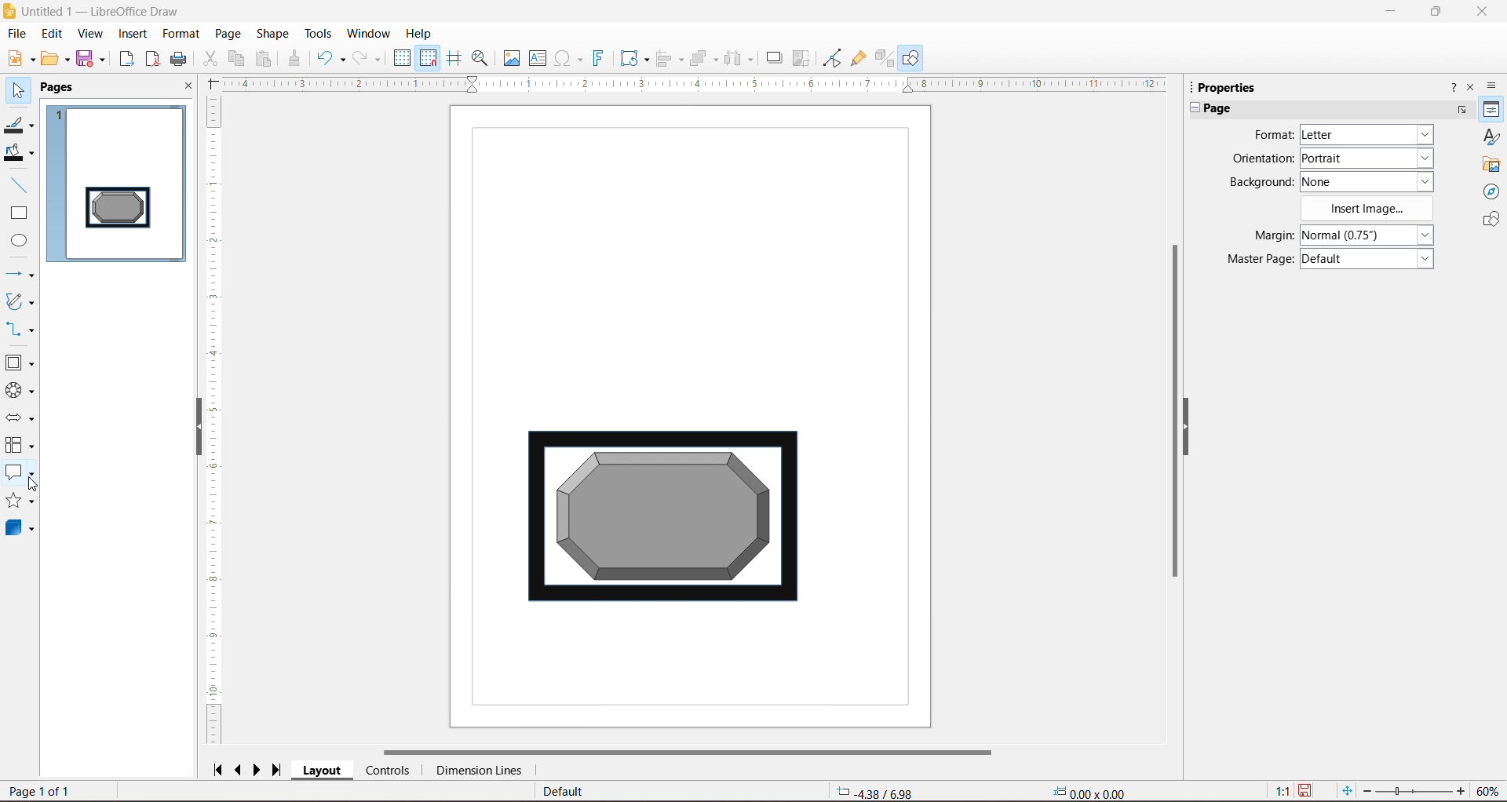  What do you see at coordinates (1451, 86) in the screenshot?
I see `Help about this sidebar deck` at bounding box center [1451, 86].